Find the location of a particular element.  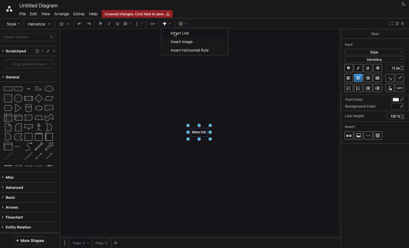

More info is located at coordinates (199, 132).